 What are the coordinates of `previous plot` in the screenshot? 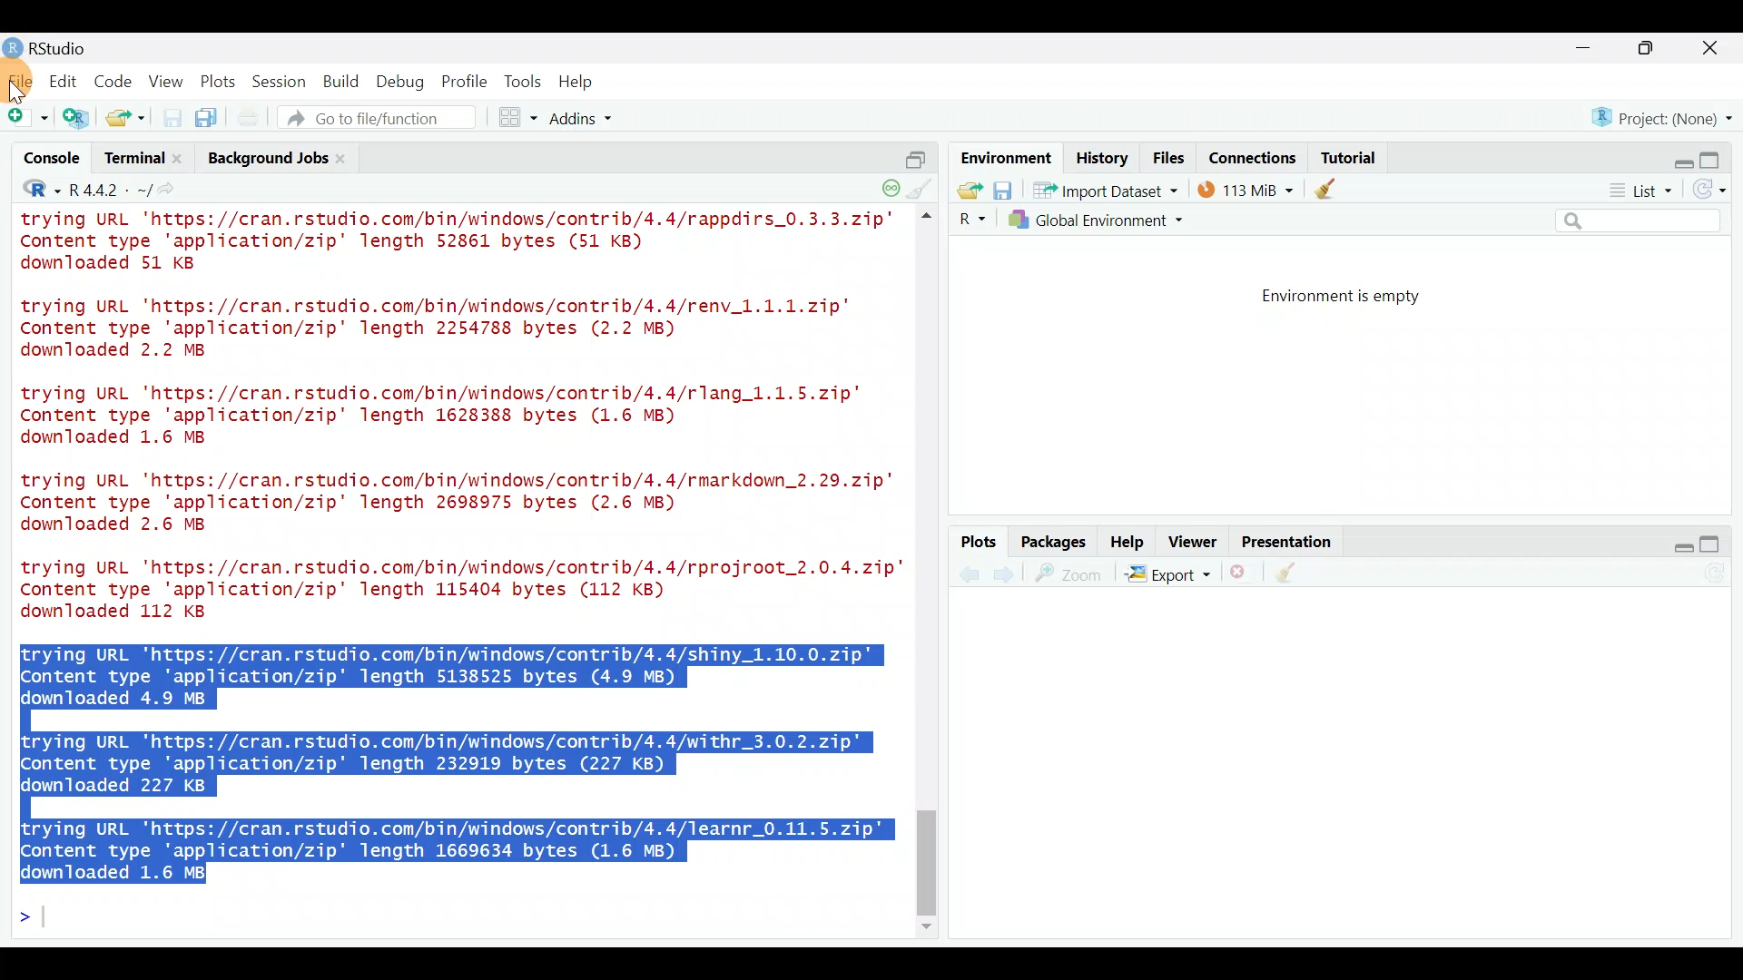 It's located at (1009, 573).